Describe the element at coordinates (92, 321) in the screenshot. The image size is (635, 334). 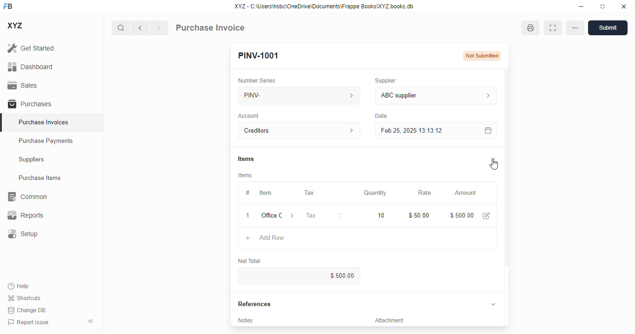
I see `toggle sidebar` at that location.